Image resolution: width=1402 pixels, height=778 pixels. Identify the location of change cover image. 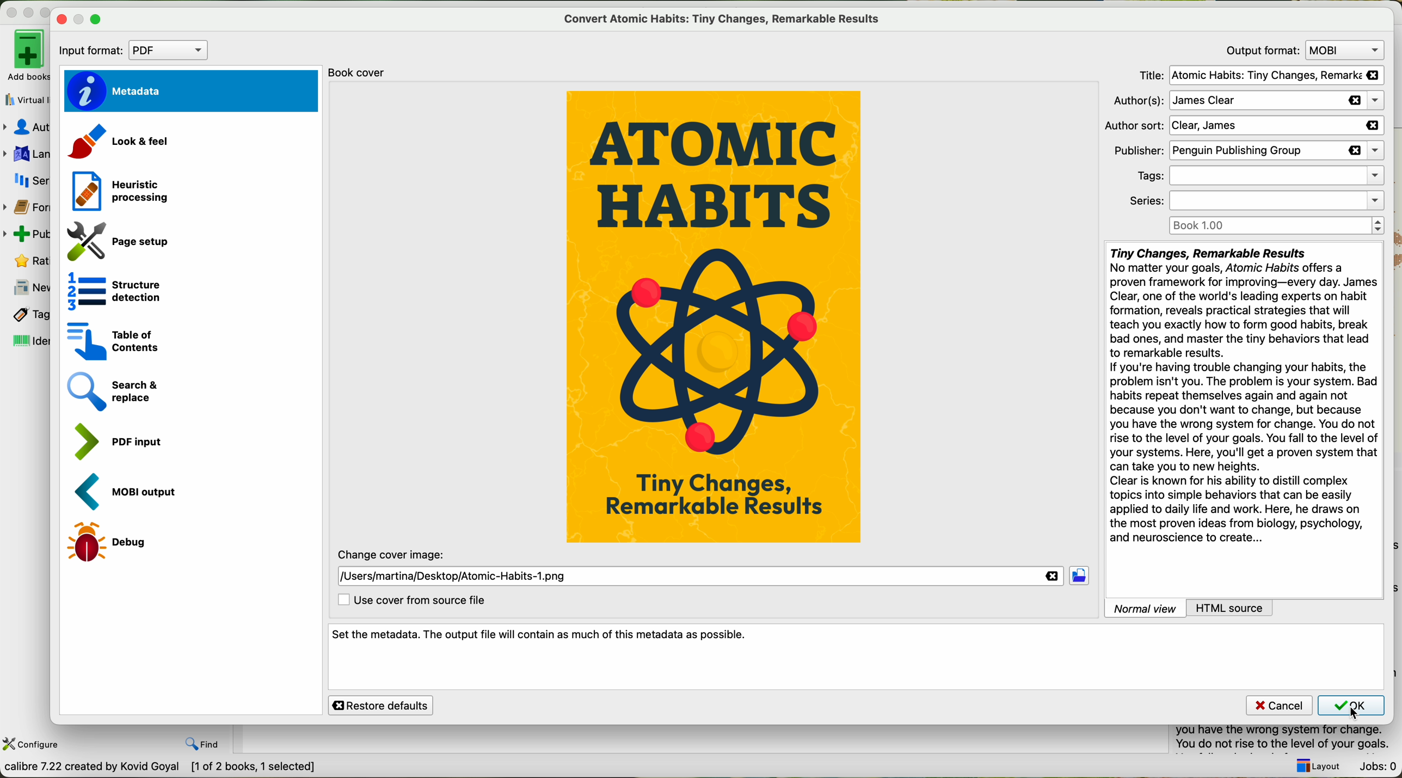
(393, 554).